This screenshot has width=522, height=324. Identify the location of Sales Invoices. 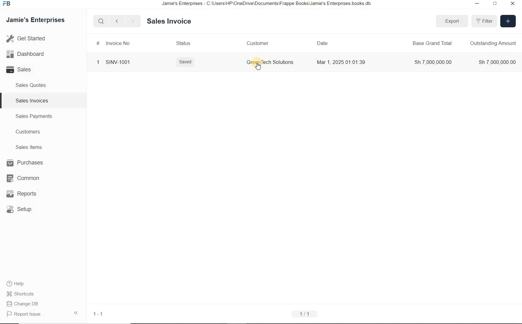
(31, 100).